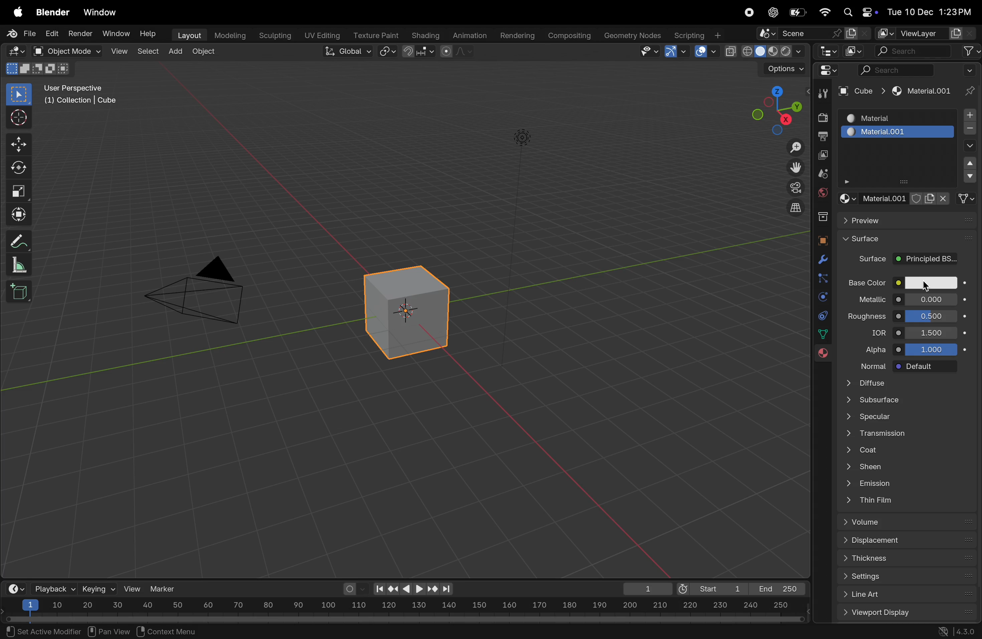 This screenshot has height=639, width=982. I want to click on volume, so click(911, 522).